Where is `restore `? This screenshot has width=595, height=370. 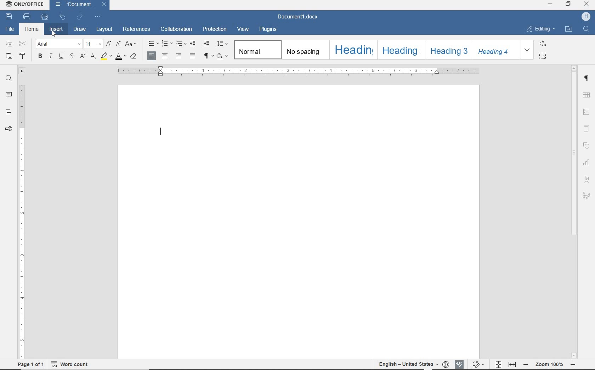 restore  is located at coordinates (568, 4).